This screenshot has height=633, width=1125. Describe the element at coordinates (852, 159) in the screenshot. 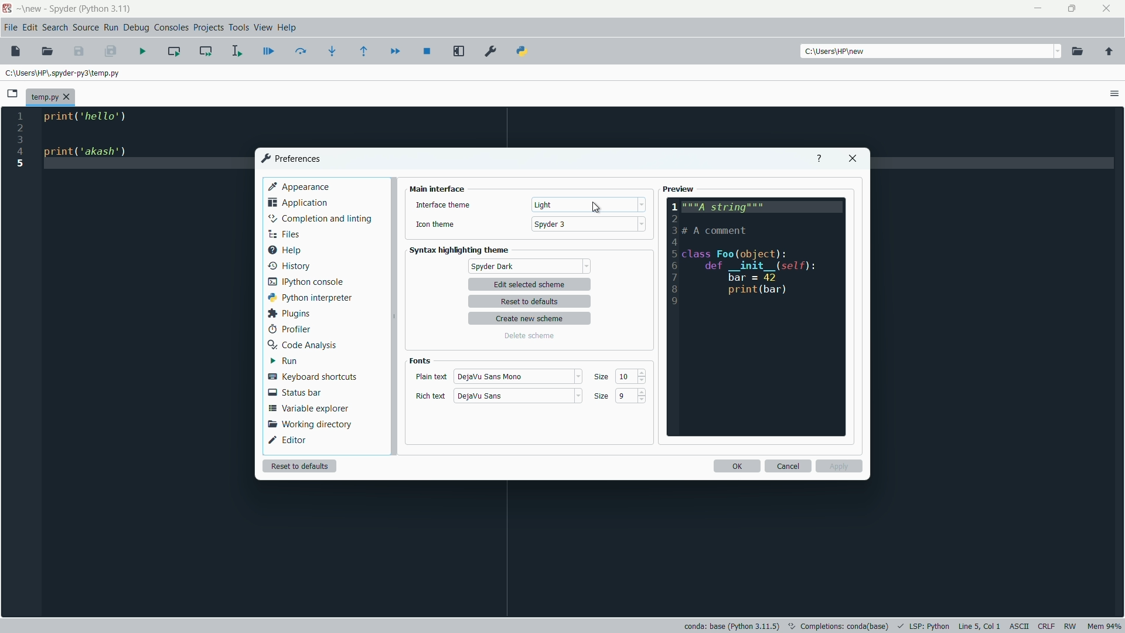

I see `close` at that location.